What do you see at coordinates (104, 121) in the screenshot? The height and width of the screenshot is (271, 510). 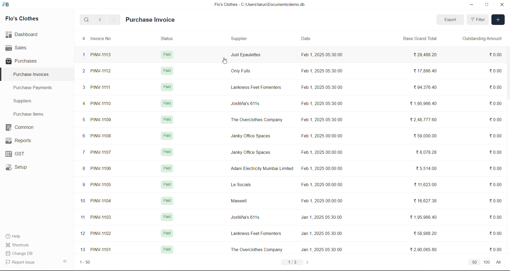 I see `PINV-1109` at bounding box center [104, 121].